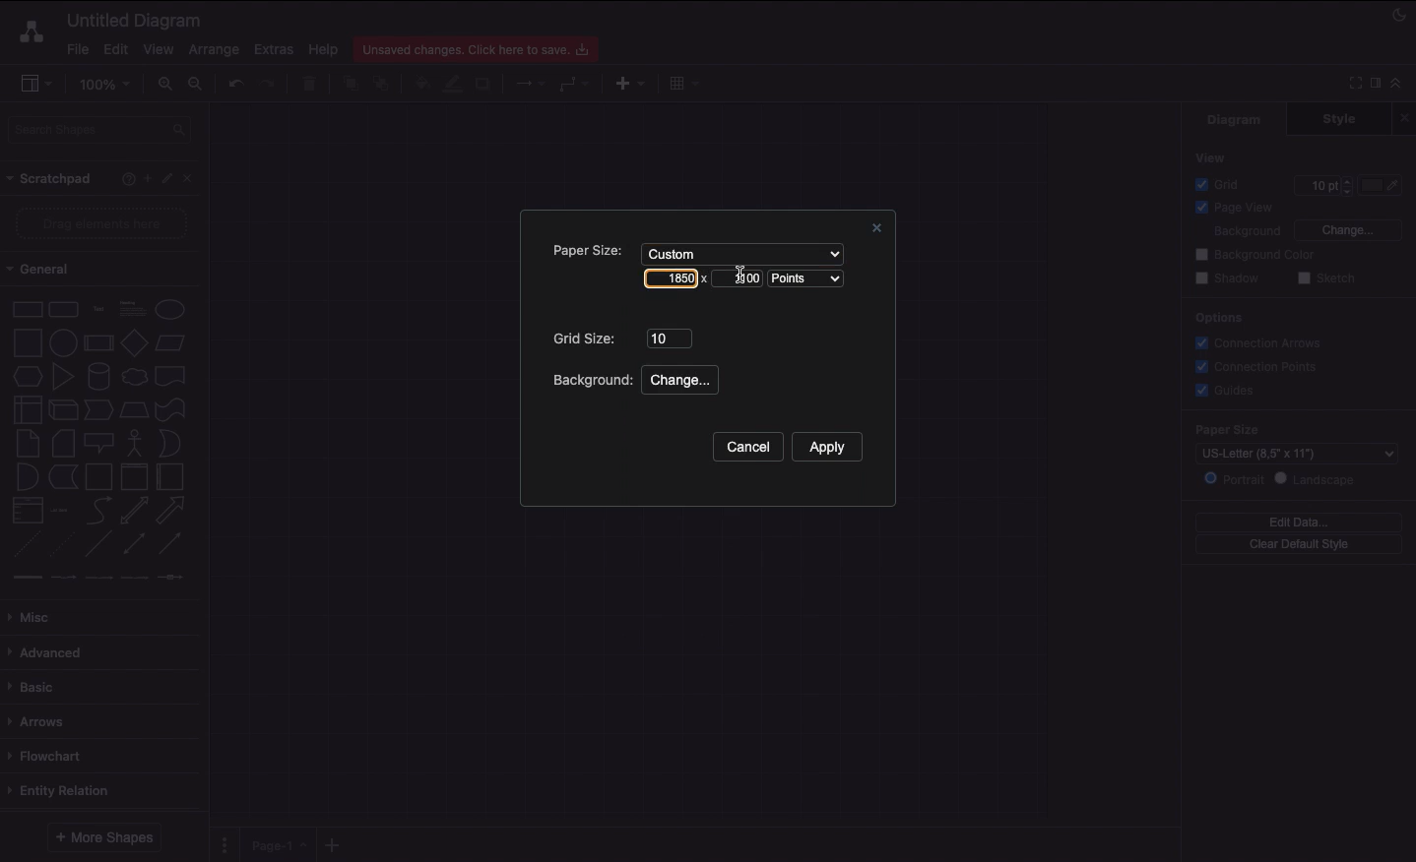 The width and height of the screenshot is (1416, 862). What do you see at coordinates (1255, 341) in the screenshot?
I see `Correction arrows` at bounding box center [1255, 341].